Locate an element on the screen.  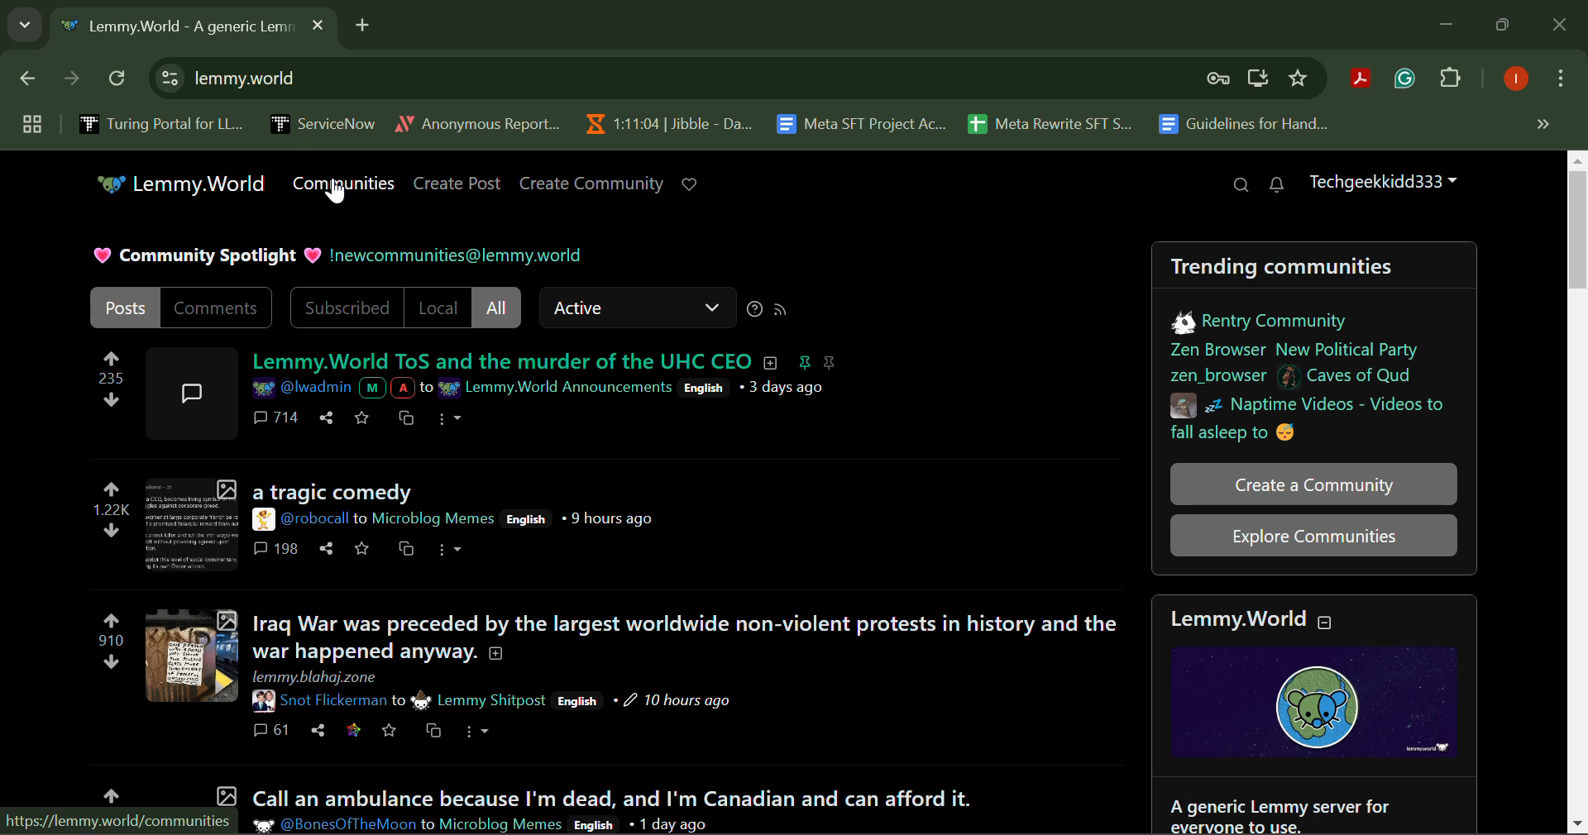
Turing Portal for LLM is located at coordinates (158, 123).